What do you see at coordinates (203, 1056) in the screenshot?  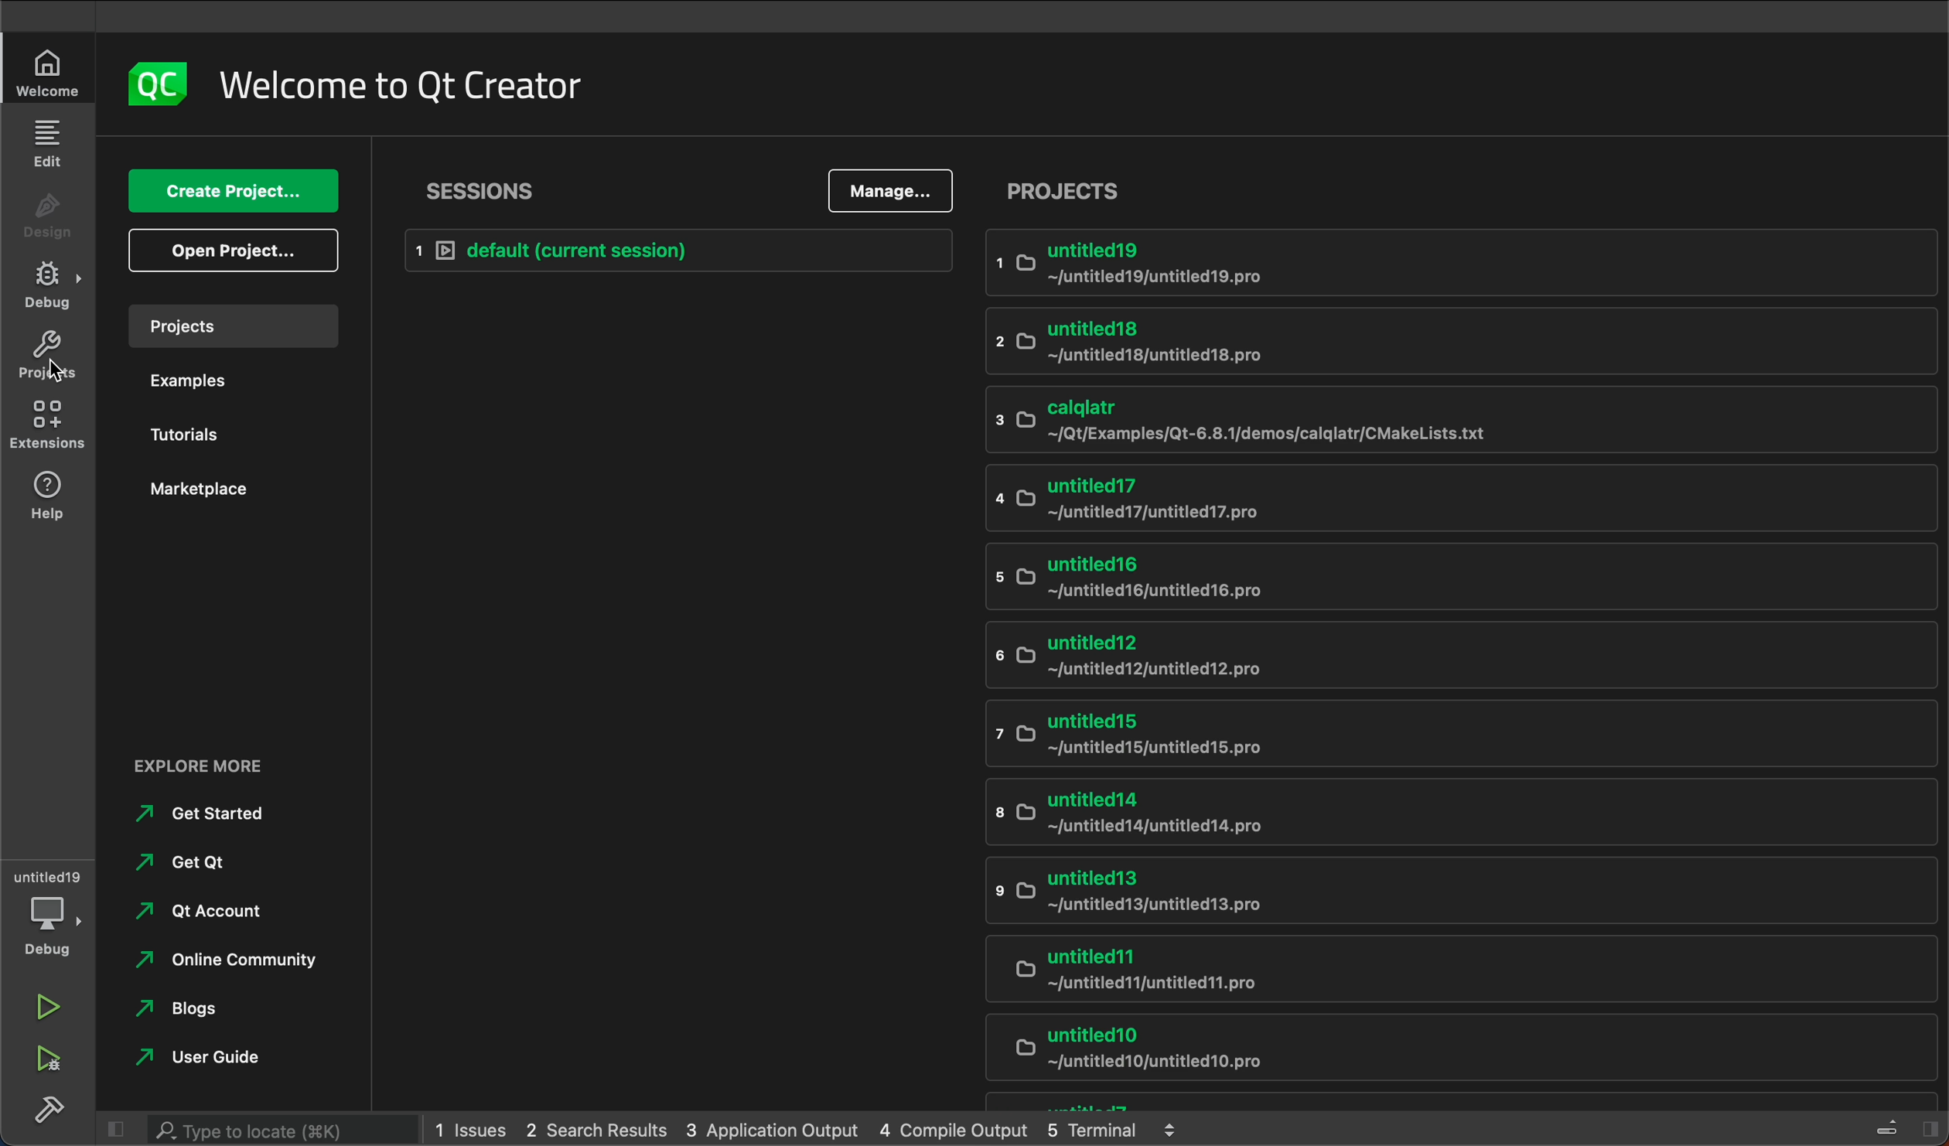 I see `user Gide ` at bounding box center [203, 1056].